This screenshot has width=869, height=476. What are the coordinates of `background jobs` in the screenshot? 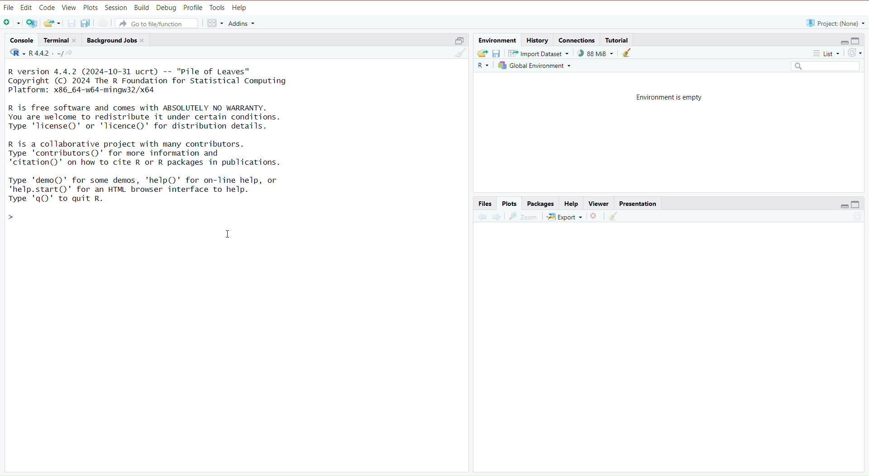 It's located at (117, 41).